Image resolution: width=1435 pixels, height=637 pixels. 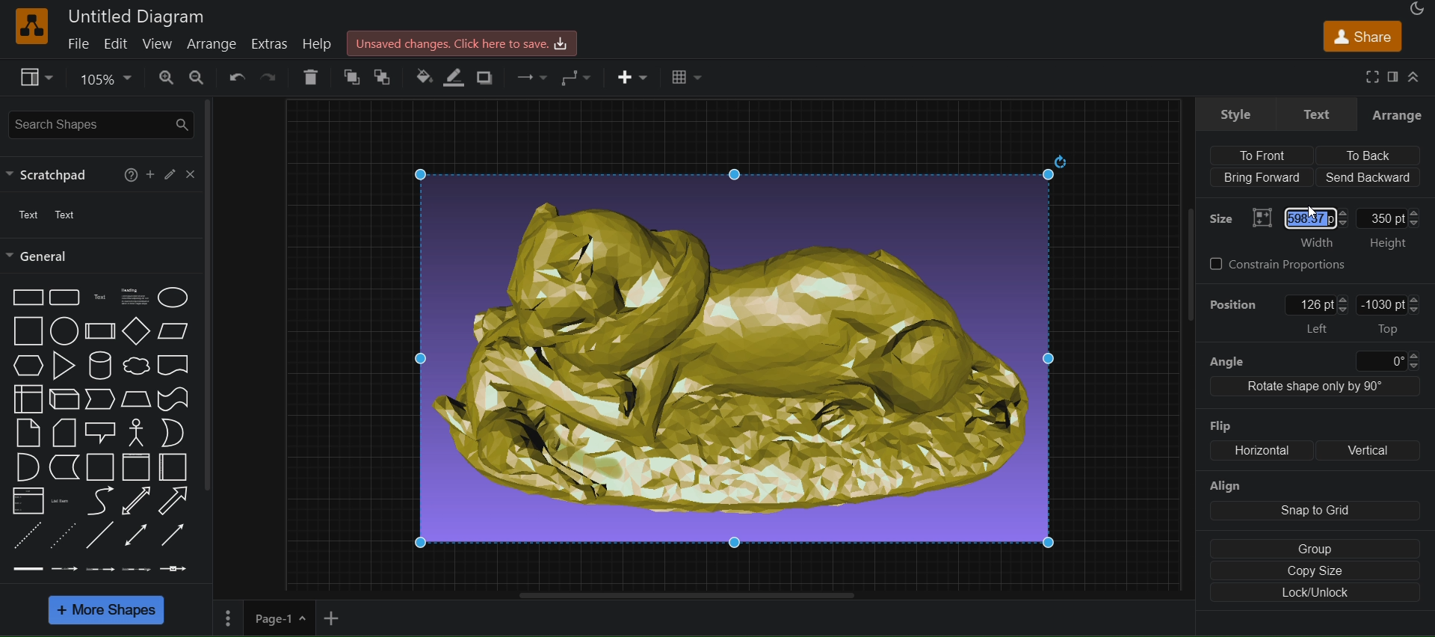 I want to click on help, so click(x=320, y=43).